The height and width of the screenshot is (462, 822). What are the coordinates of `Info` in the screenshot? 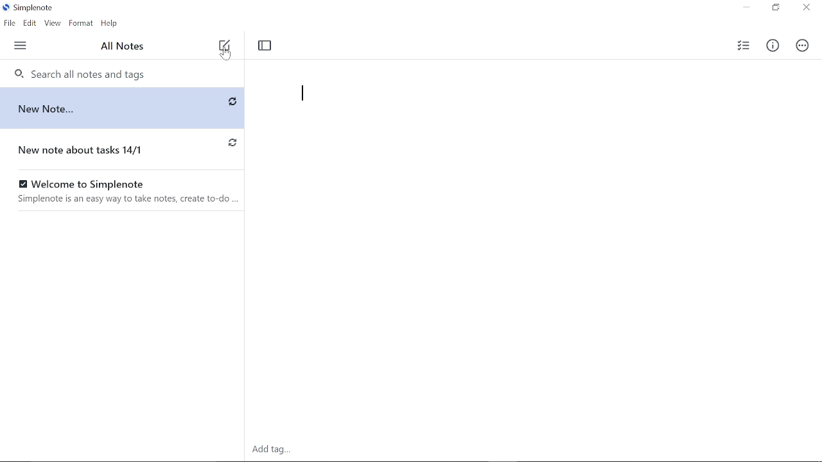 It's located at (773, 47).